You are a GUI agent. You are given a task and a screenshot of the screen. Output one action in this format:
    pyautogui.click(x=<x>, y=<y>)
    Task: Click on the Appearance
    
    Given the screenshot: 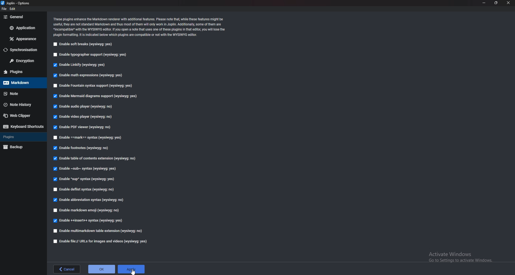 What is the action you would take?
    pyautogui.click(x=24, y=38)
    